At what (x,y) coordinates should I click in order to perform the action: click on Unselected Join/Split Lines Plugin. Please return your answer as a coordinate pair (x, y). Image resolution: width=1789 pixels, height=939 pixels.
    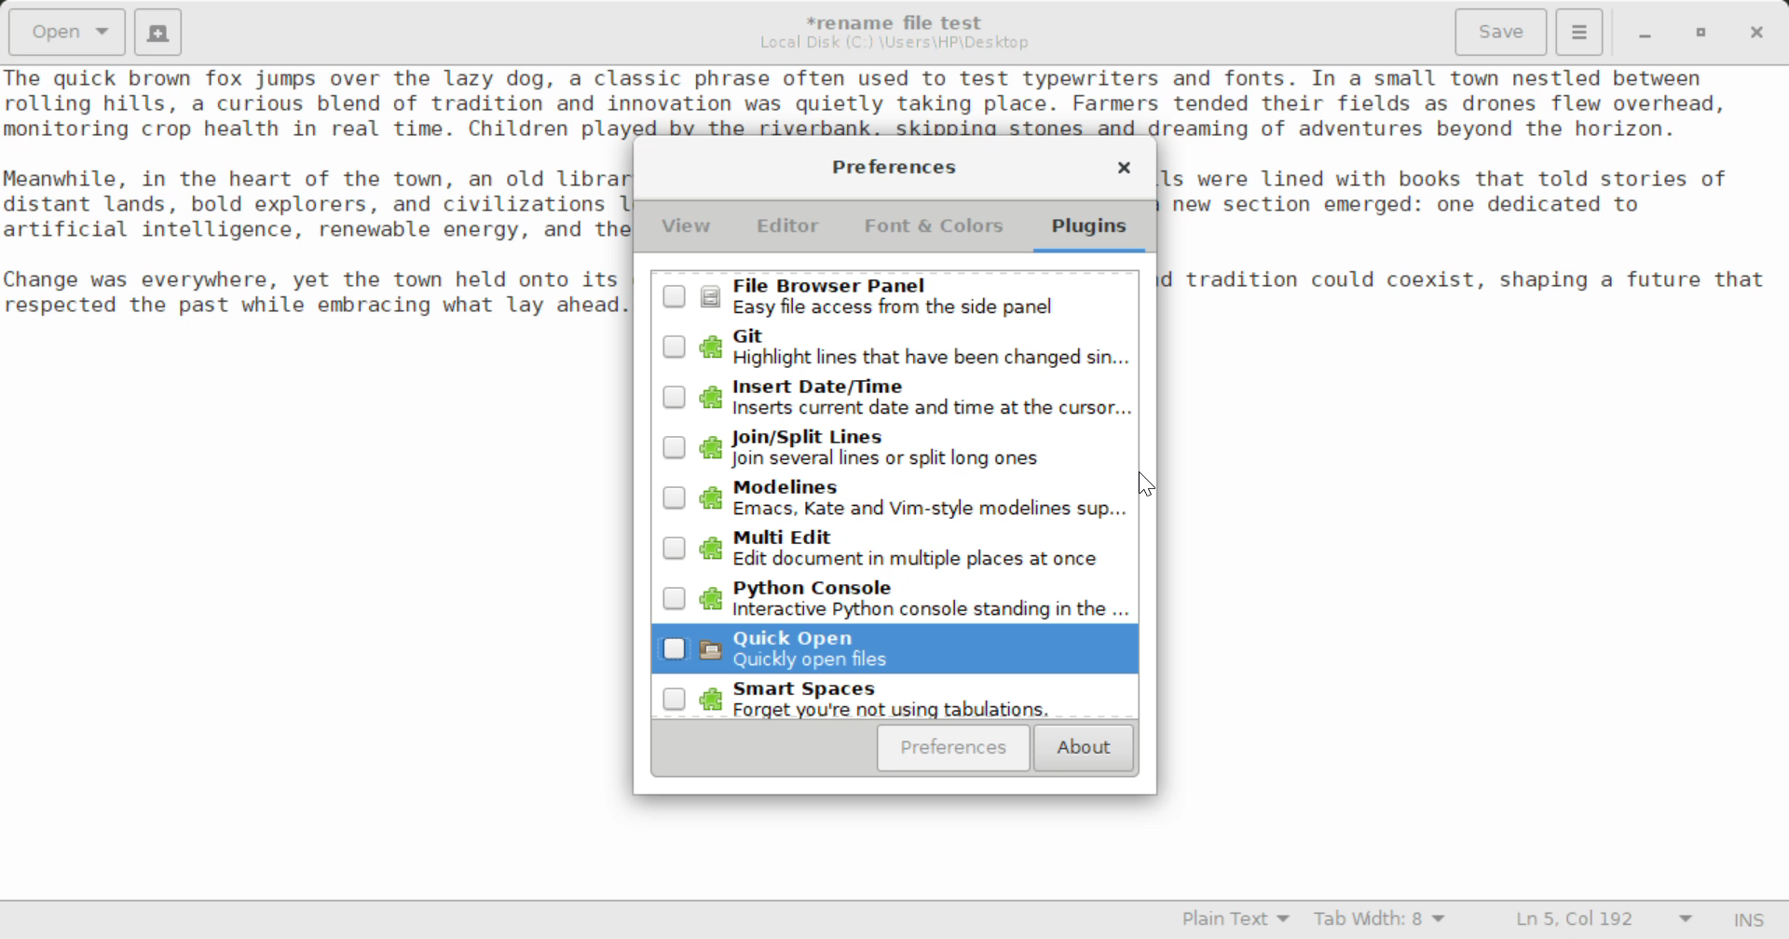
    Looking at the image, I should click on (894, 448).